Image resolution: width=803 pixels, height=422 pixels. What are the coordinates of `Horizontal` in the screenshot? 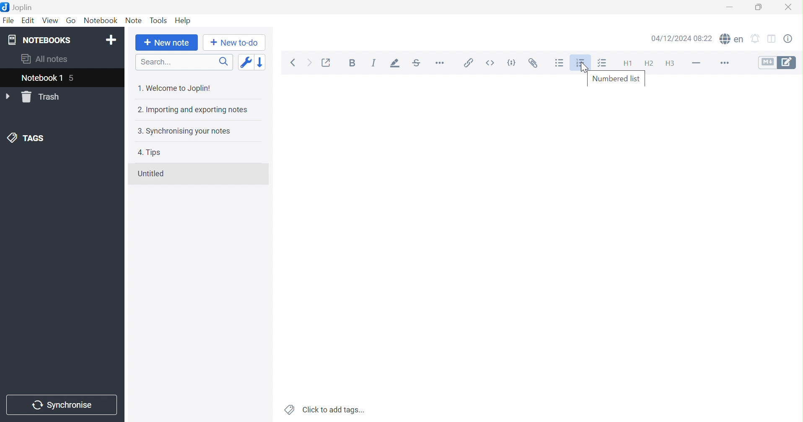 It's located at (440, 64).